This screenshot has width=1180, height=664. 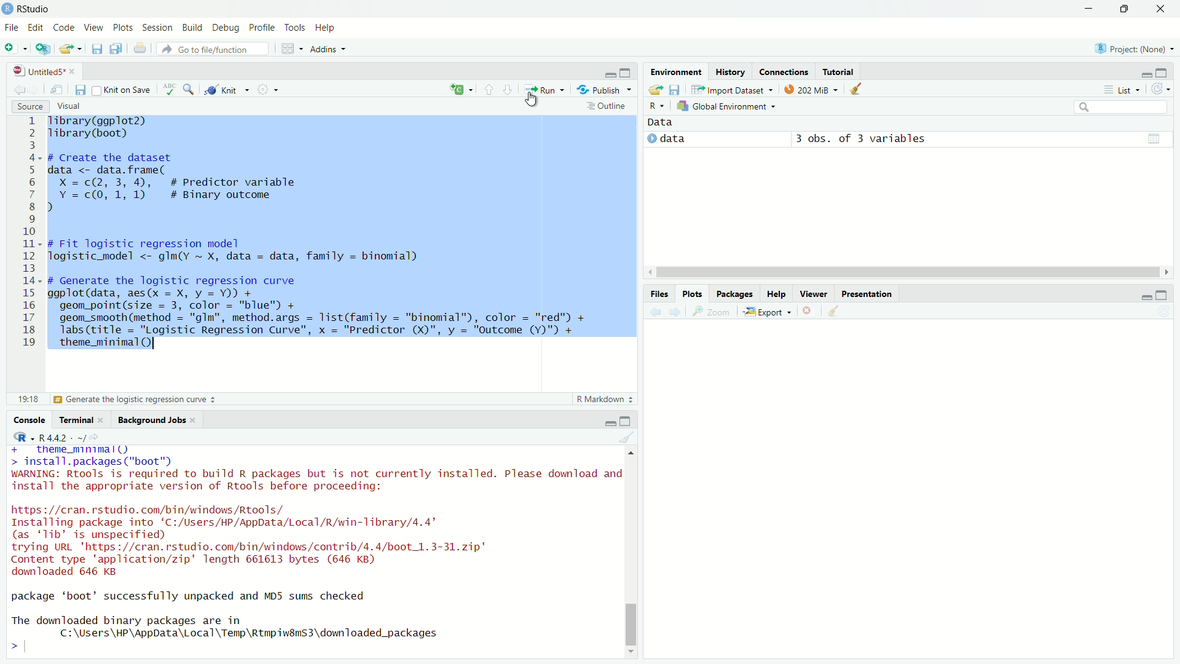 I want to click on Print the current file, so click(x=141, y=47).